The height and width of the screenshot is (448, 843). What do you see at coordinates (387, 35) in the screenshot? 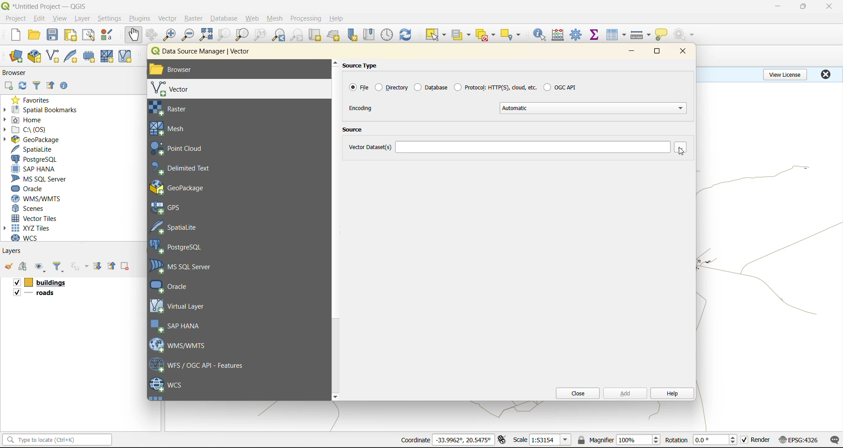
I see `control panel` at bounding box center [387, 35].